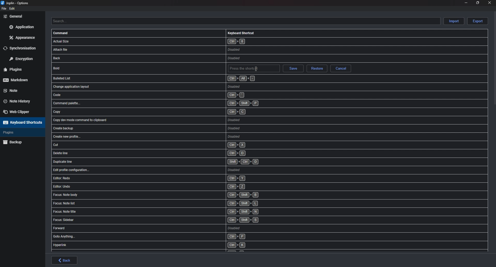 The image size is (496, 267). What do you see at coordinates (478, 3) in the screenshot?
I see `Resize` at bounding box center [478, 3].